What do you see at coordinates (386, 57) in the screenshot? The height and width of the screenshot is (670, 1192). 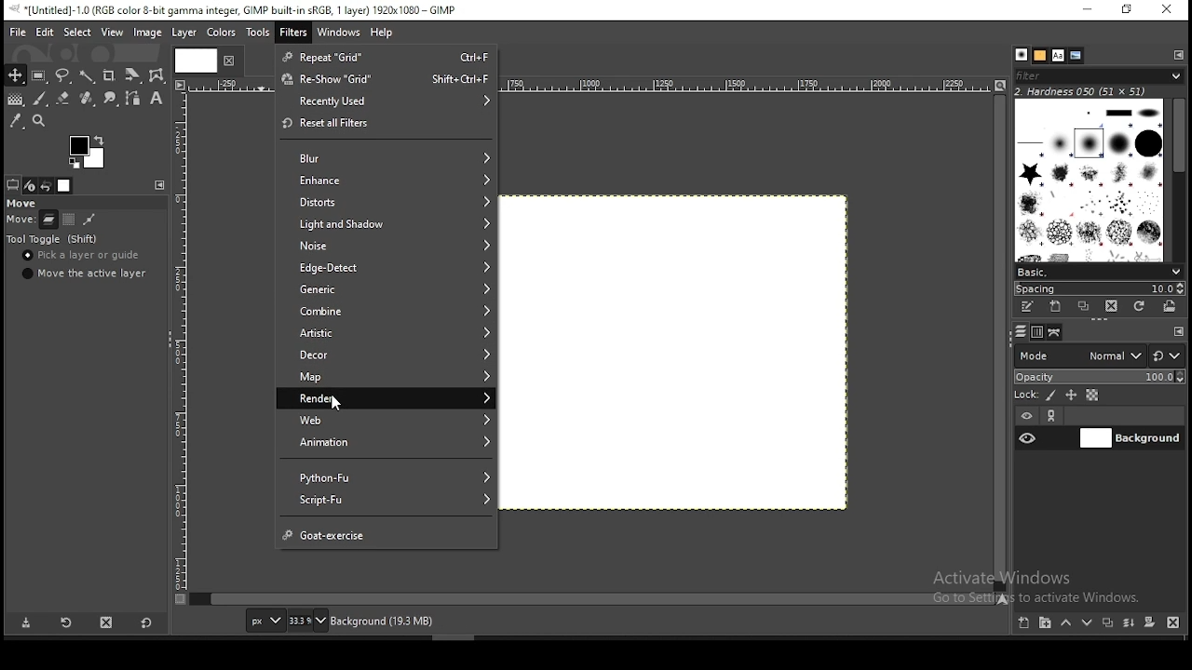 I see `repeat ` at bounding box center [386, 57].